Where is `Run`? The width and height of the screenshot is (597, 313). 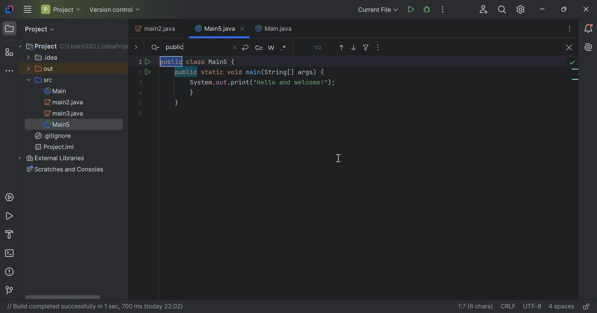 Run is located at coordinates (149, 62).